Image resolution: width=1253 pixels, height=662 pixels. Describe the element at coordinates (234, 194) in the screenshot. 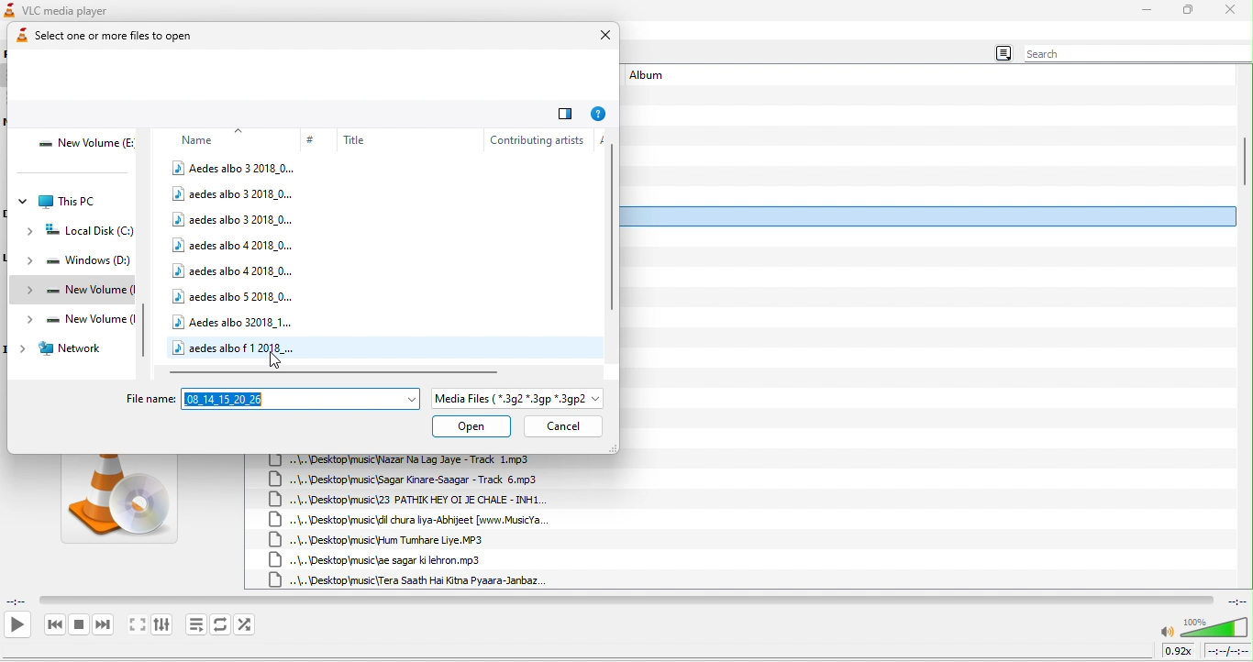

I see `aedes albo 3 2018.0.` at that location.